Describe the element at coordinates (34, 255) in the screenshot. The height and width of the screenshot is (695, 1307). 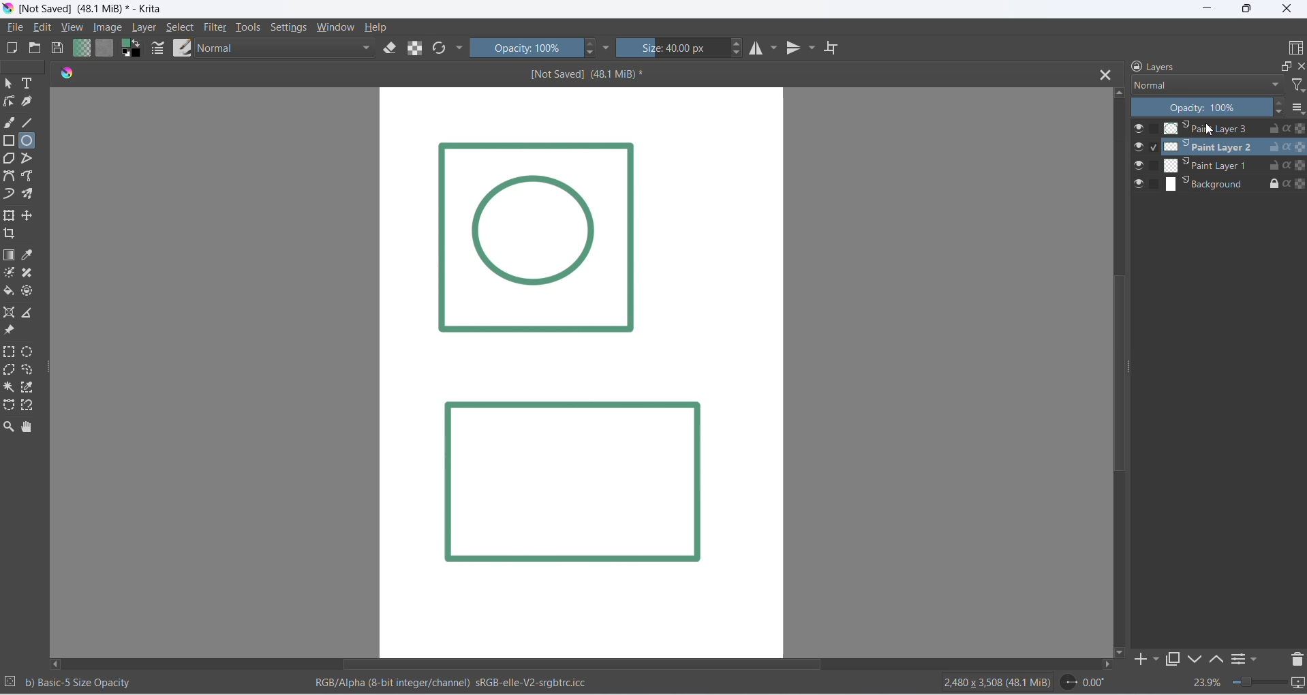
I see `sample a color` at that location.